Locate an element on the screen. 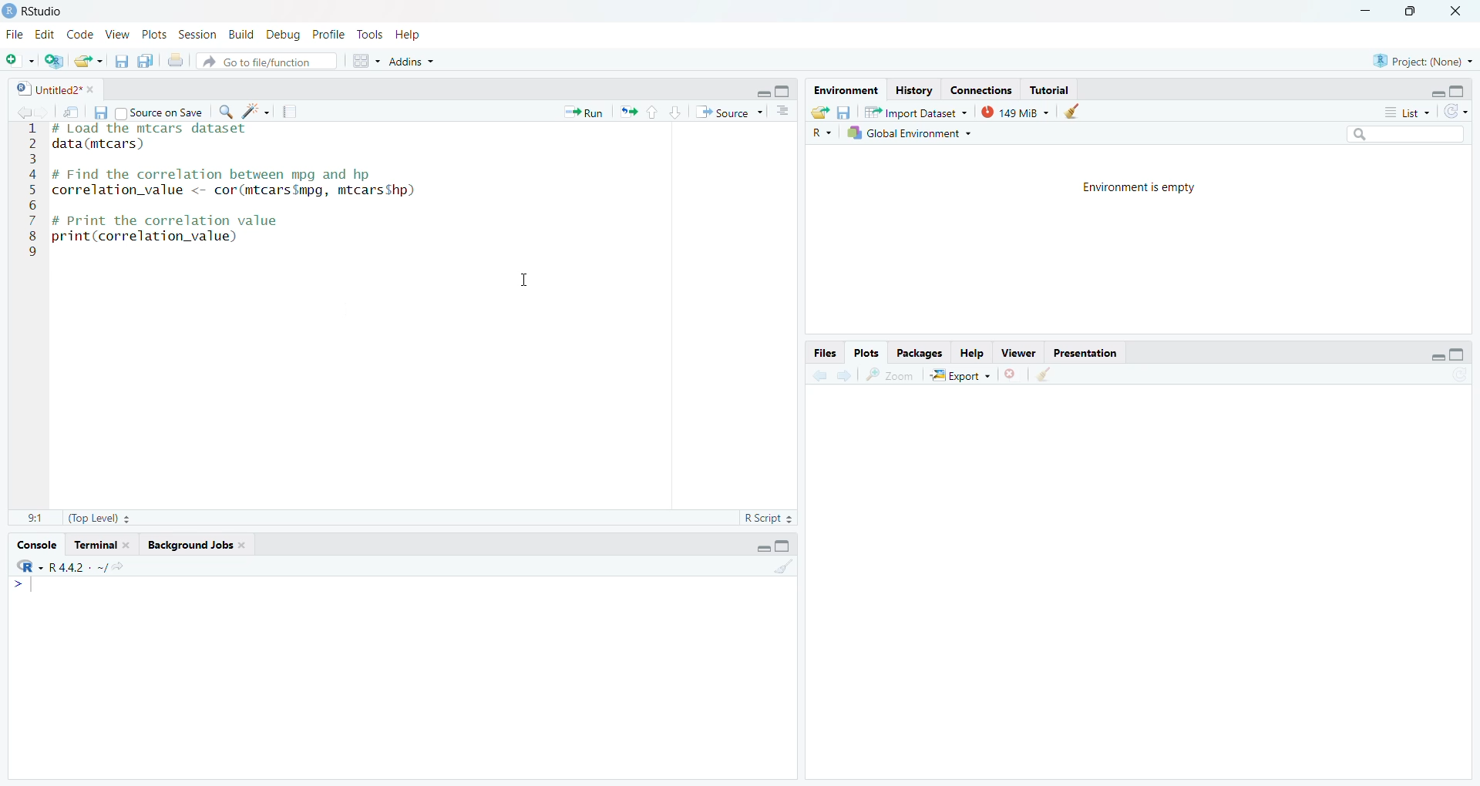  Connections is located at coordinates (980, 90).